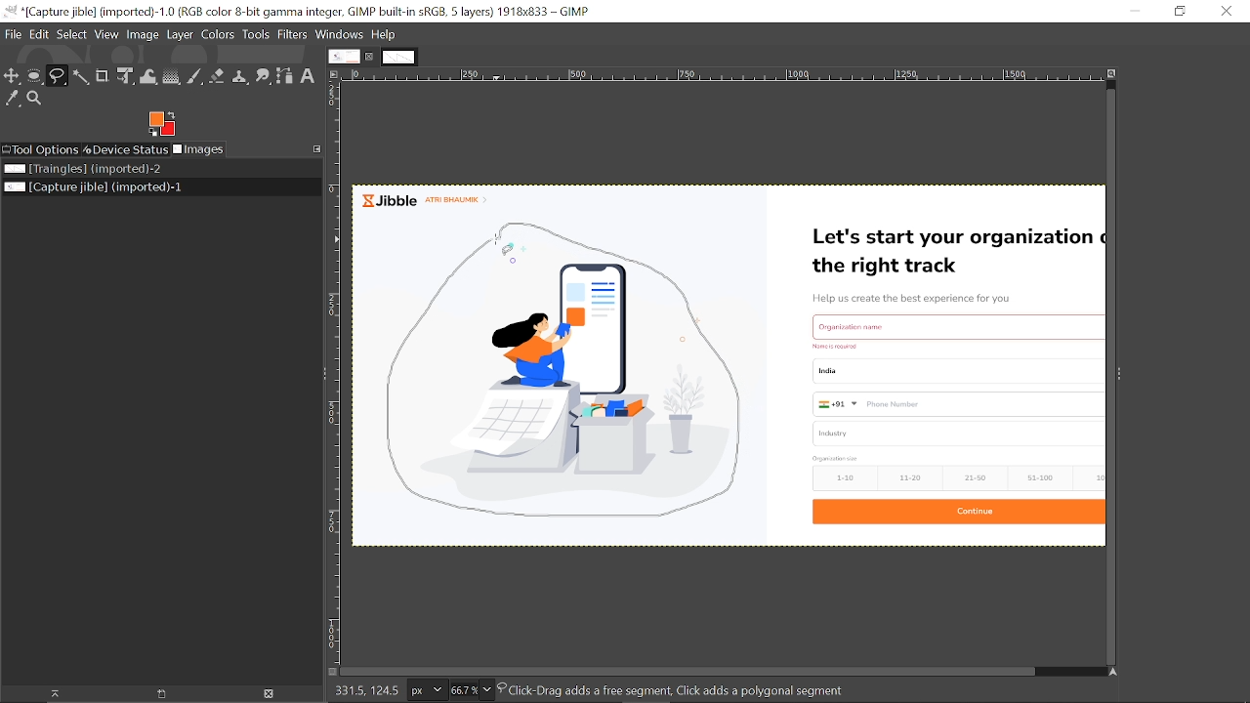 The height and width of the screenshot is (703, 1250). I want to click on Side bar menu, so click(1120, 381).